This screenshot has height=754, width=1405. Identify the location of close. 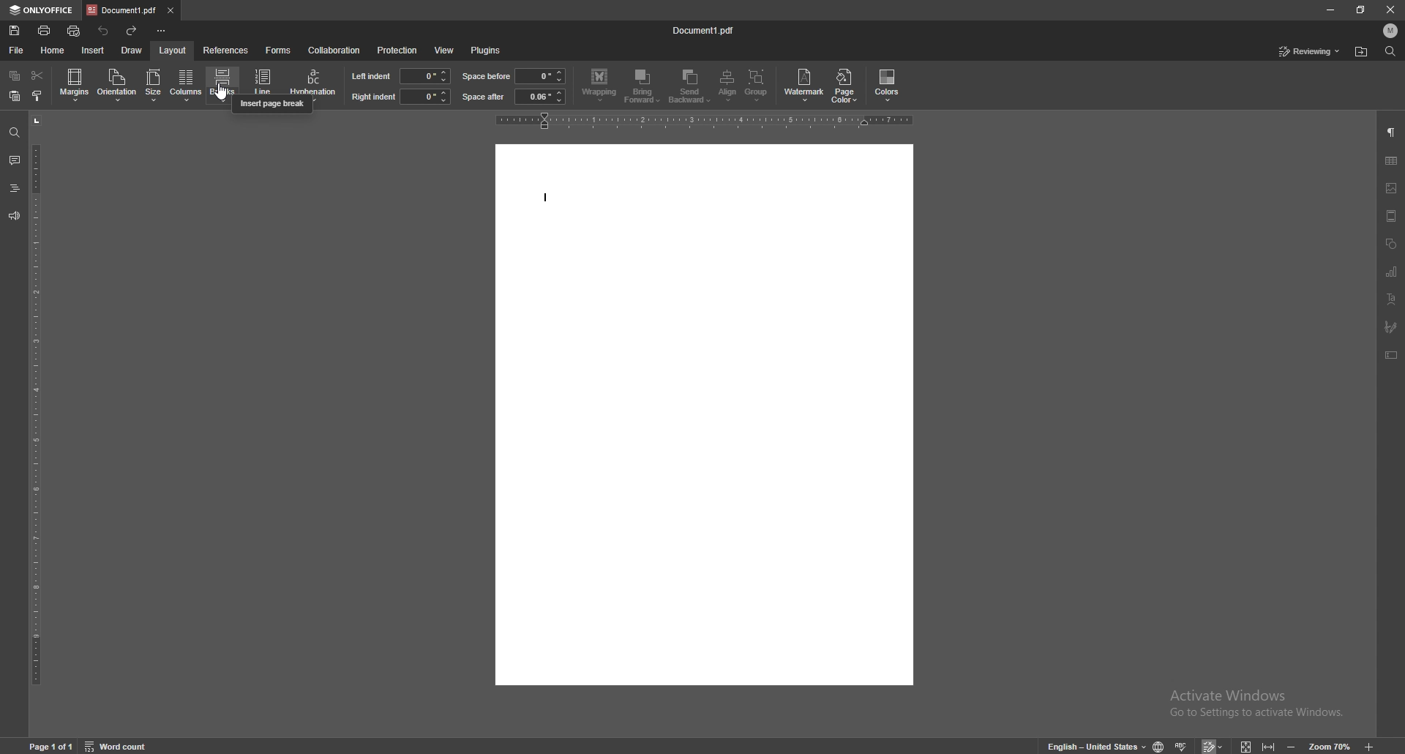
(1392, 9).